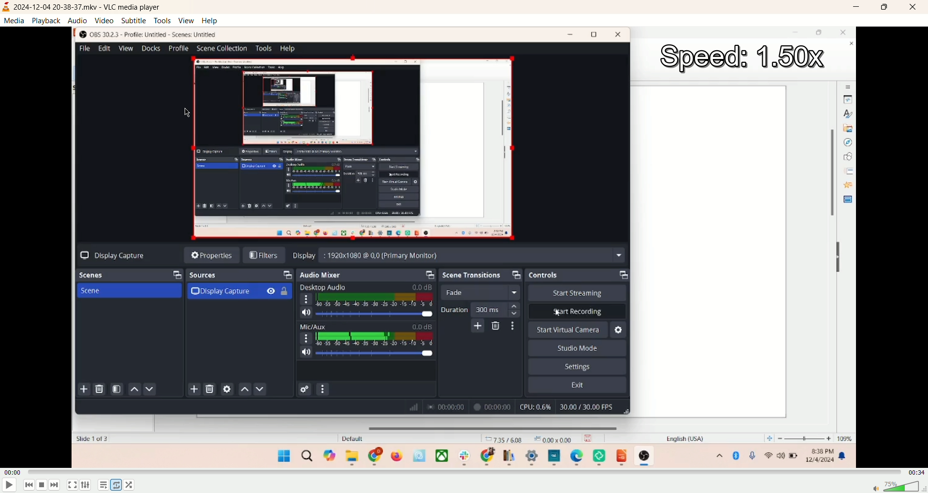  Describe the element at coordinates (115, 485) in the screenshot. I see `loop` at that location.